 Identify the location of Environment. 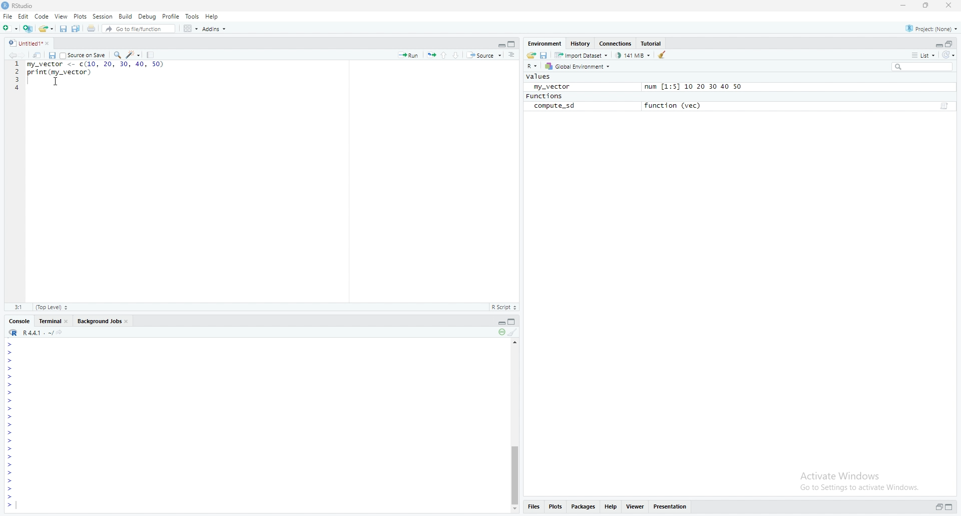
(545, 43).